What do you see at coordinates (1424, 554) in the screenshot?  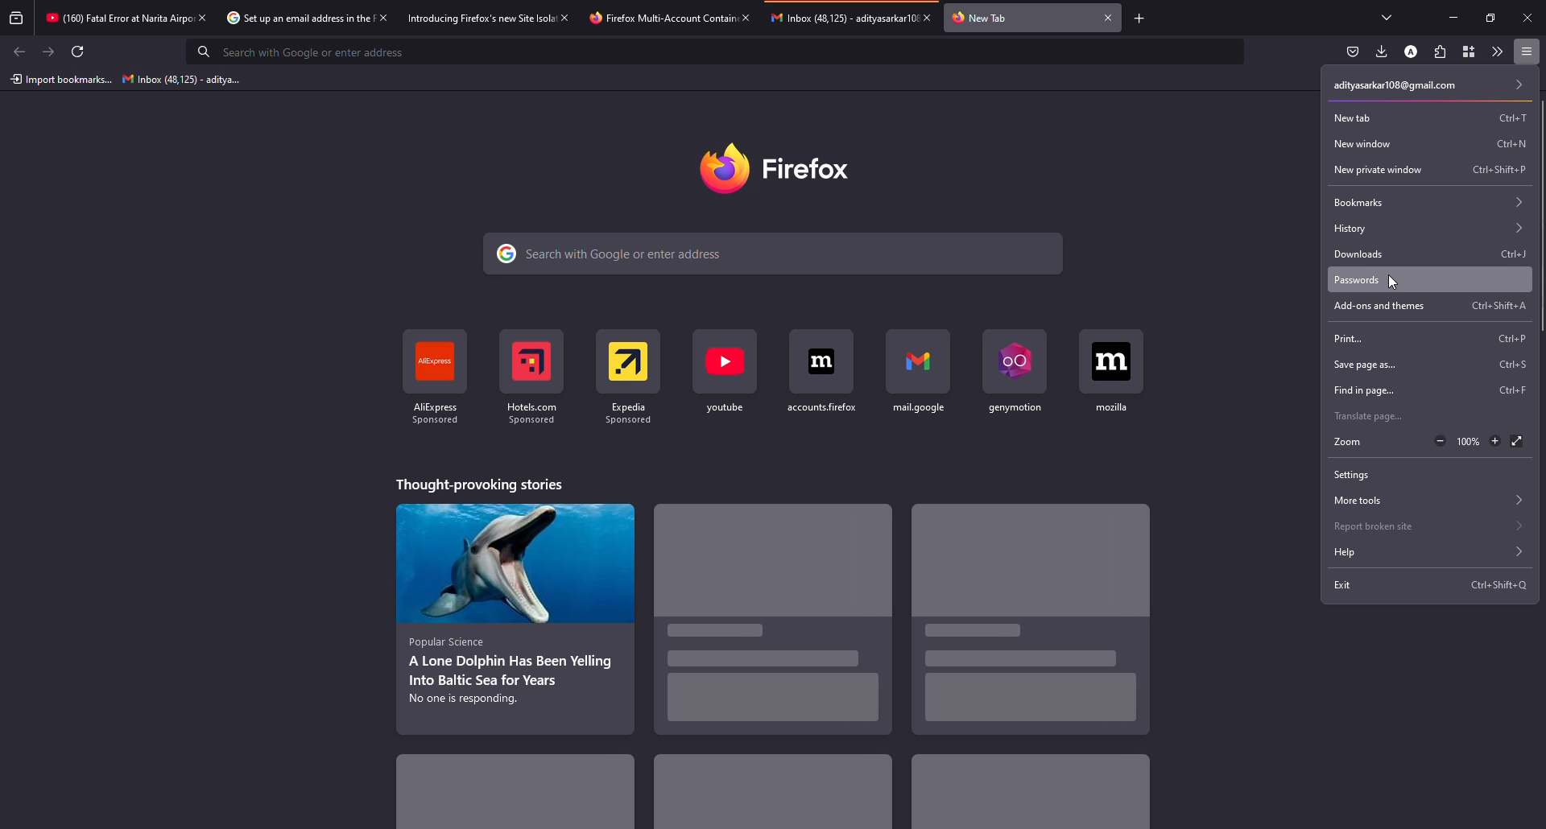 I see `help` at bounding box center [1424, 554].